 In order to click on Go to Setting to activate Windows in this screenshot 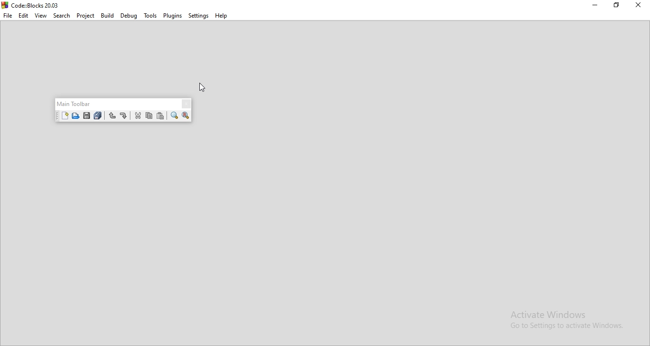, I will do `click(566, 327)`.